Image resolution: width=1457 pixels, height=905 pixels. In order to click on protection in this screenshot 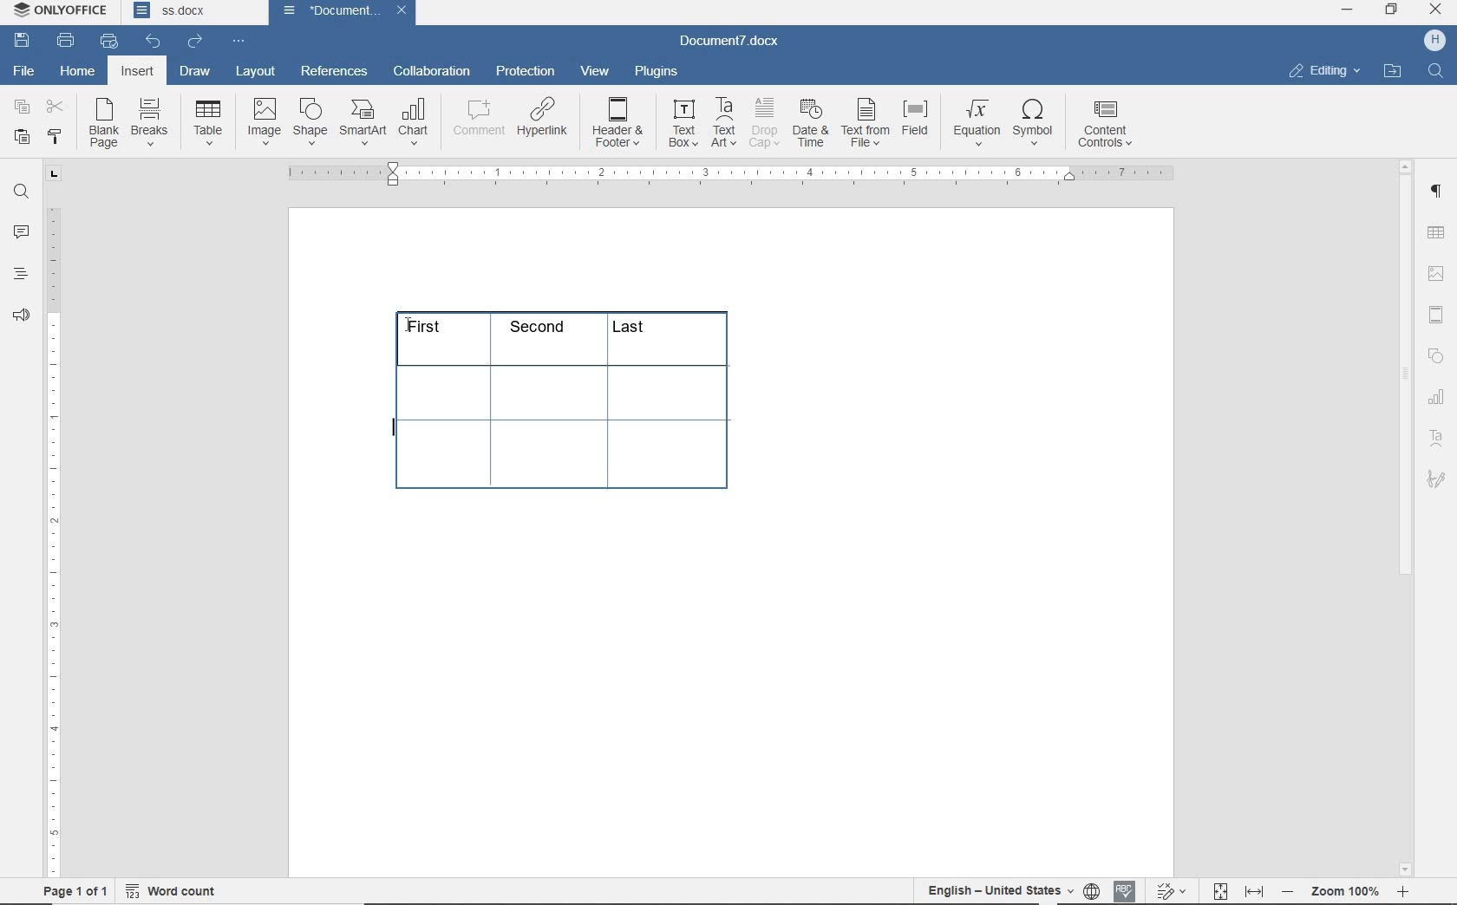, I will do `click(525, 72)`.